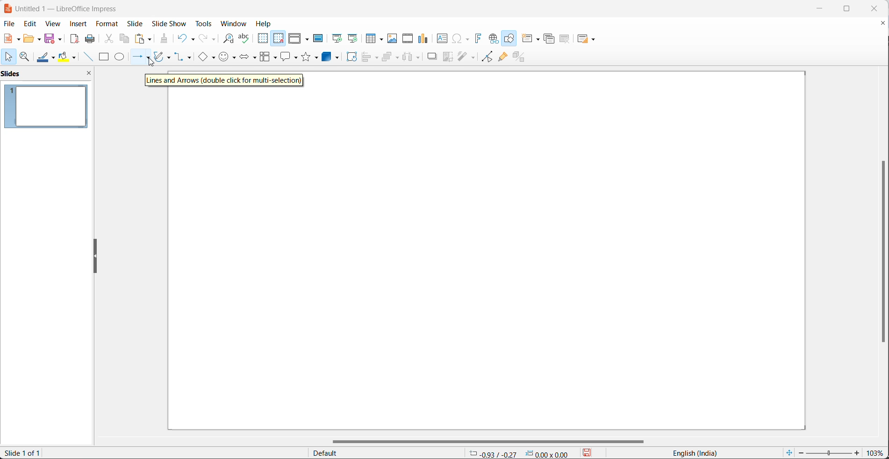  What do you see at coordinates (509, 38) in the screenshot?
I see `show draw functions` at bounding box center [509, 38].